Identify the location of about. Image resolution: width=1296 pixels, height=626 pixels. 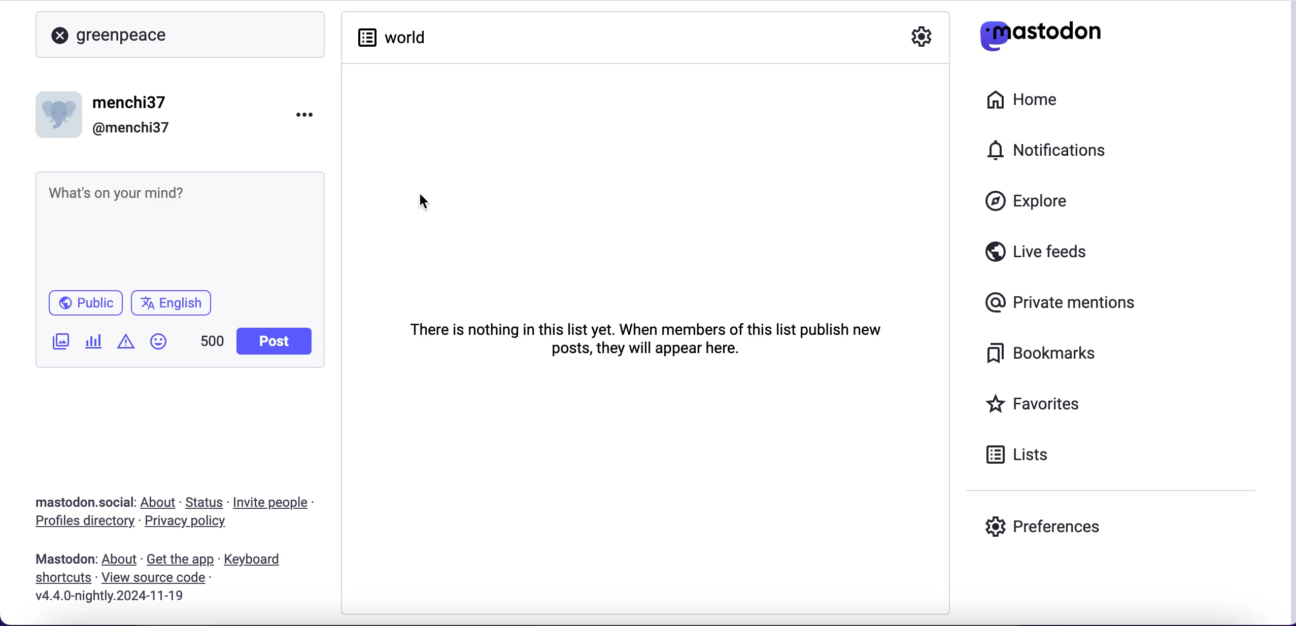
(121, 560).